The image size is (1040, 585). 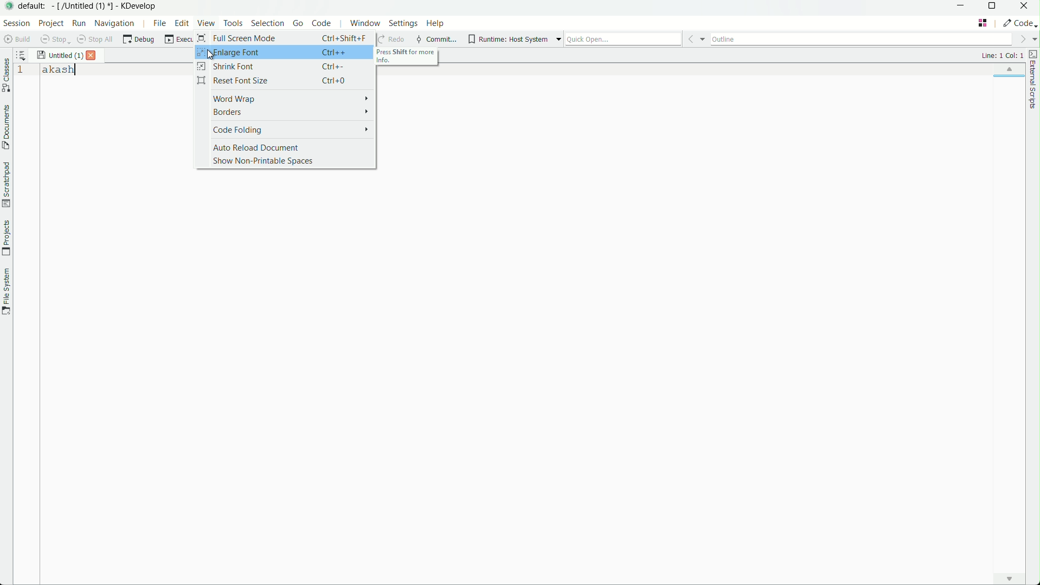 What do you see at coordinates (508, 41) in the screenshot?
I see `runtime host system` at bounding box center [508, 41].